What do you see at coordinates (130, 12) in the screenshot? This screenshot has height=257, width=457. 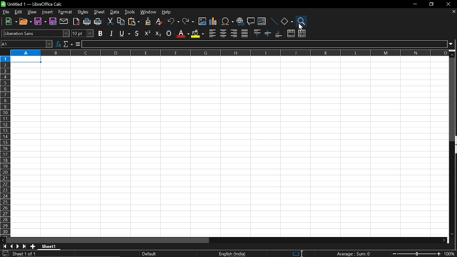 I see `tools` at bounding box center [130, 12].